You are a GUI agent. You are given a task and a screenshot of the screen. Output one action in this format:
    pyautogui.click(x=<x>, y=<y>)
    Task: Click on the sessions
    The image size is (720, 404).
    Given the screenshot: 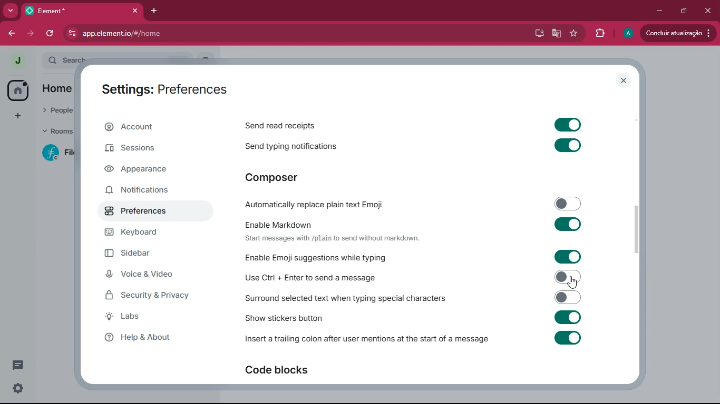 What is the action you would take?
    pyautogui.click(x=149, y=149)
    